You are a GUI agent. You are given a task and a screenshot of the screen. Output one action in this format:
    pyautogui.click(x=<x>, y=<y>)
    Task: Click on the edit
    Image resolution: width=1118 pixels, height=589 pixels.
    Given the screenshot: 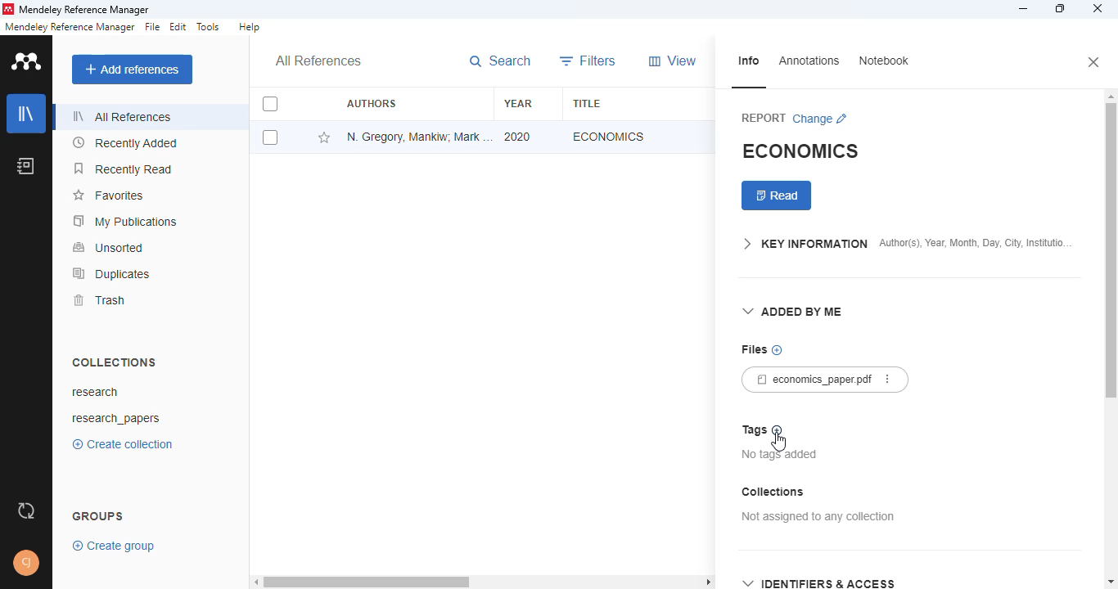 What is the action you would take?
    pyautogui.click(x=179, y=26)
    